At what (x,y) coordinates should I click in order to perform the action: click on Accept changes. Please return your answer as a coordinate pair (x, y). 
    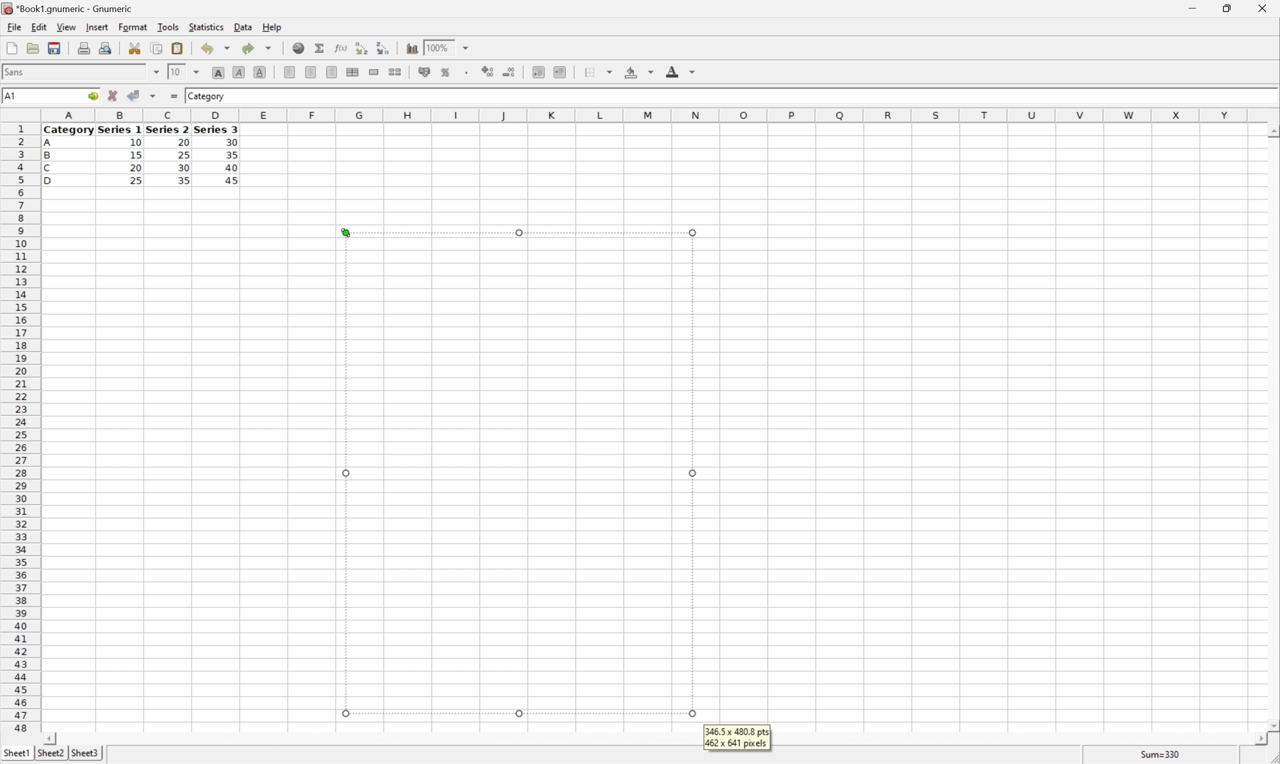
    Looking at the image, I should click on (132, 95).